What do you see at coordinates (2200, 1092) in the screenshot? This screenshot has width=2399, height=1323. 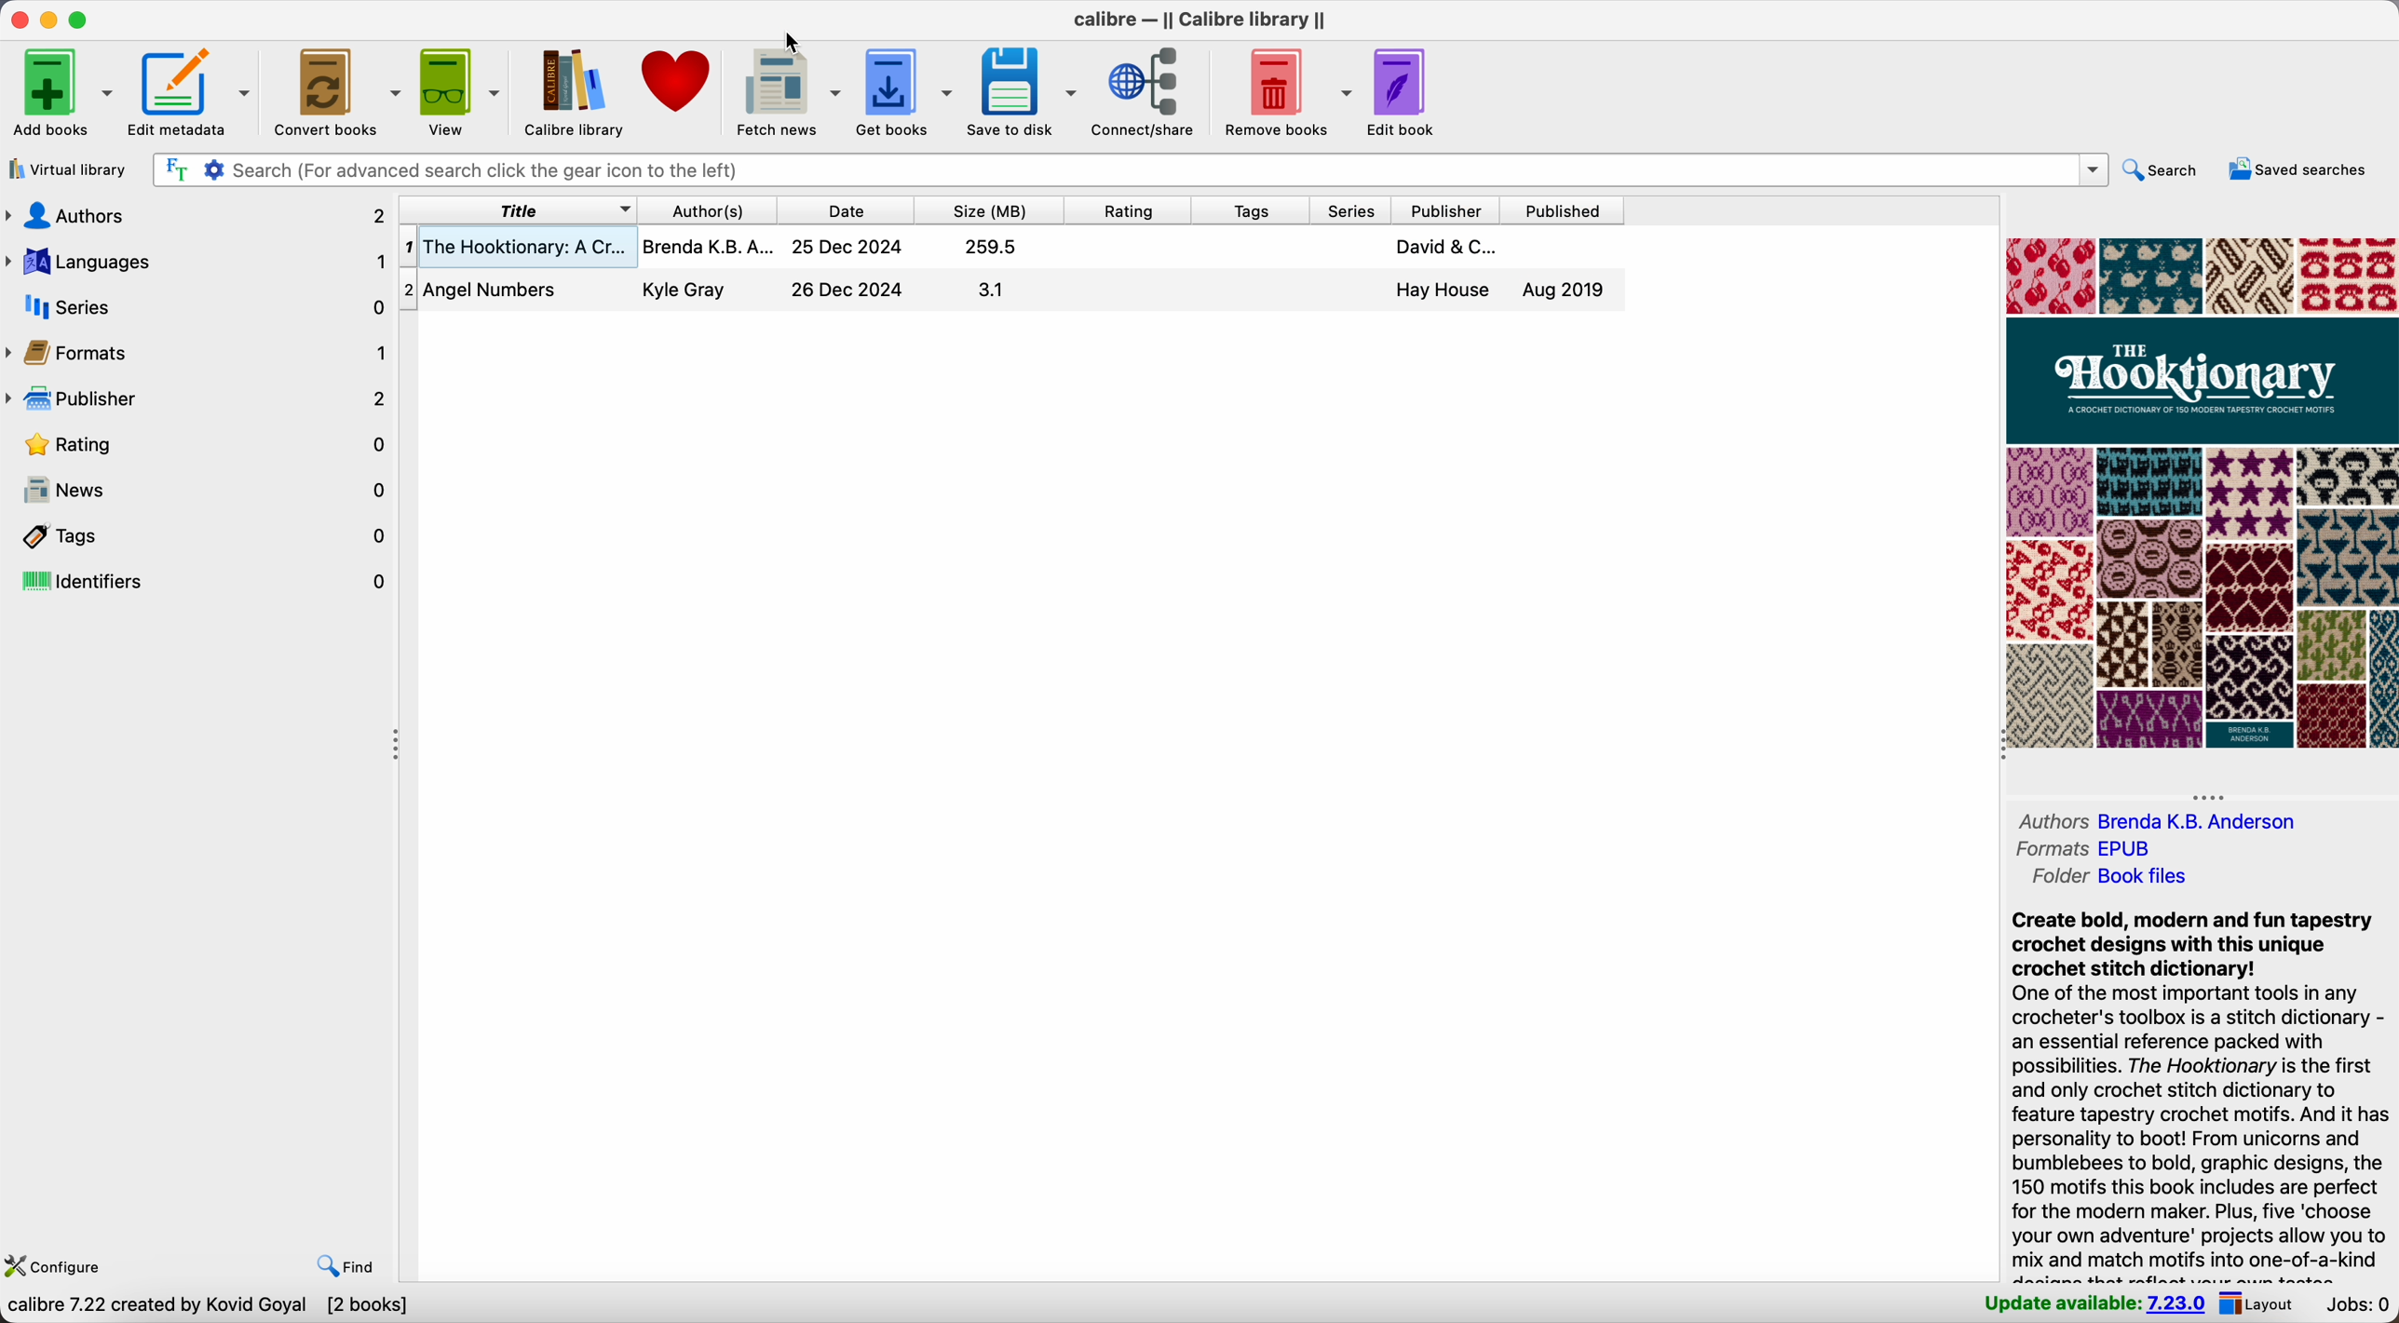 I see `synopsis` at bounding box center [2200, 1092].